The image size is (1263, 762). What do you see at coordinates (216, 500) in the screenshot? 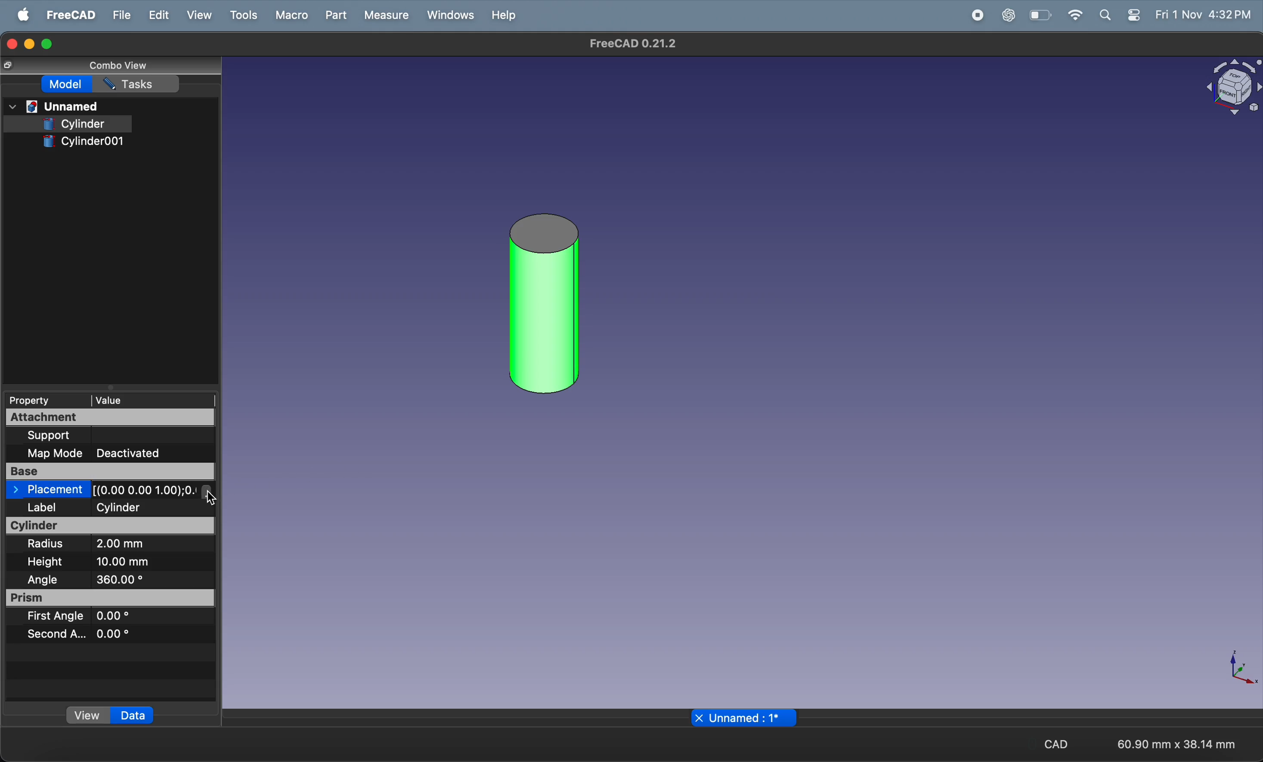
I see `cursor` at bounding box center [216, 500].